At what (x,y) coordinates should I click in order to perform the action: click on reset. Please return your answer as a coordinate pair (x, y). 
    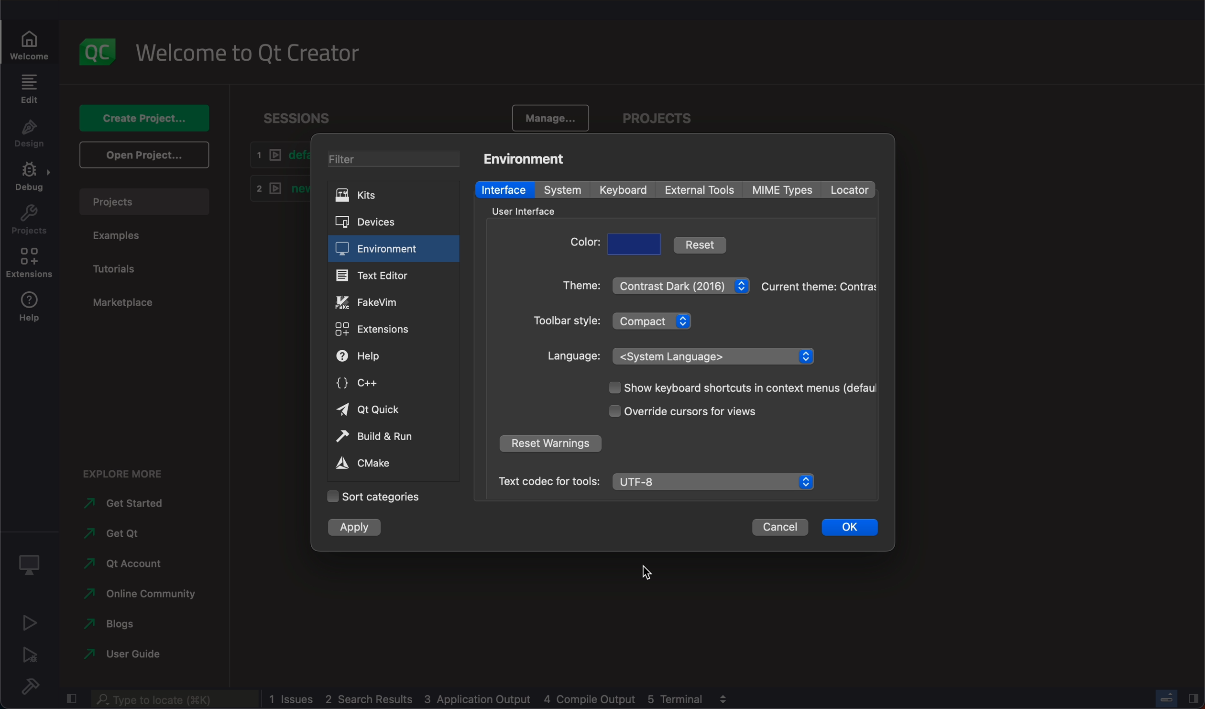
    Looking at the image, I should click on (701, 244).